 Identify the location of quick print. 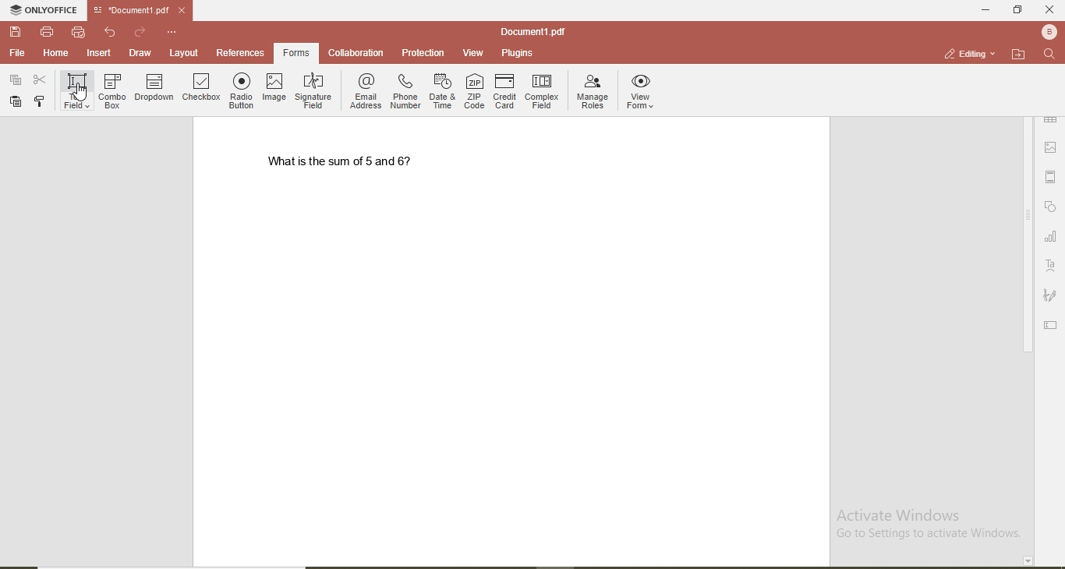
(78, 33).